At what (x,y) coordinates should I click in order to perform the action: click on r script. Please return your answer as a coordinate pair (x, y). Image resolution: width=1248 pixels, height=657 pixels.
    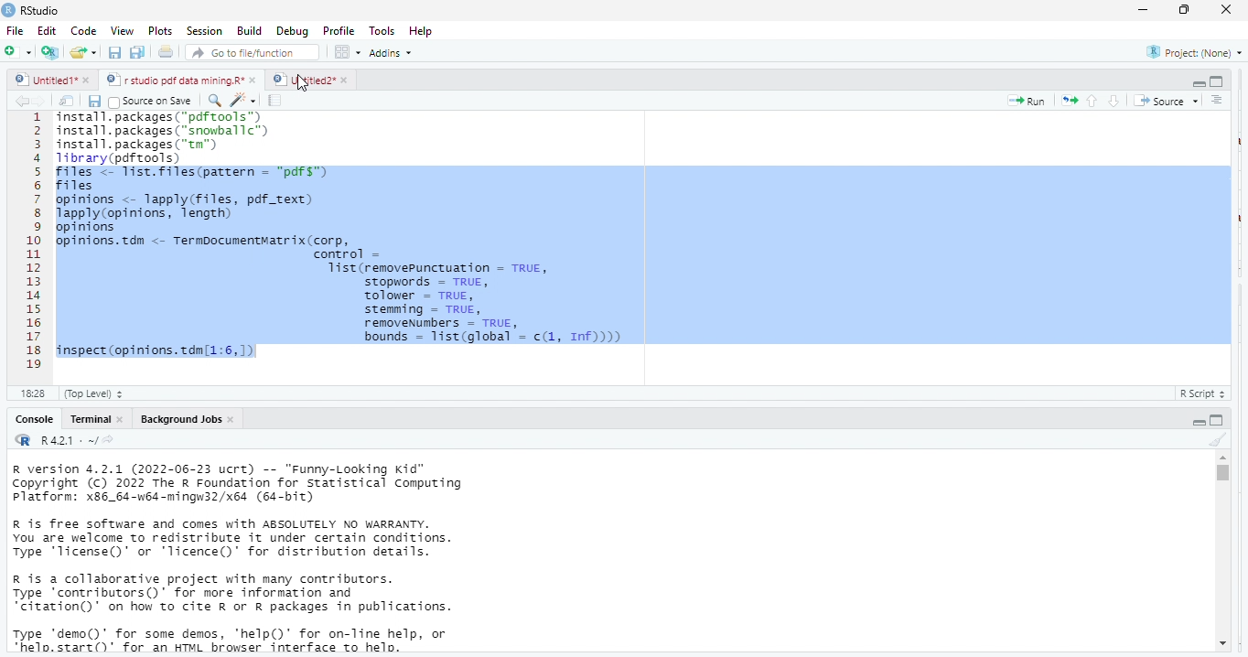
    Looking at the image, I should click on (1207, 393).